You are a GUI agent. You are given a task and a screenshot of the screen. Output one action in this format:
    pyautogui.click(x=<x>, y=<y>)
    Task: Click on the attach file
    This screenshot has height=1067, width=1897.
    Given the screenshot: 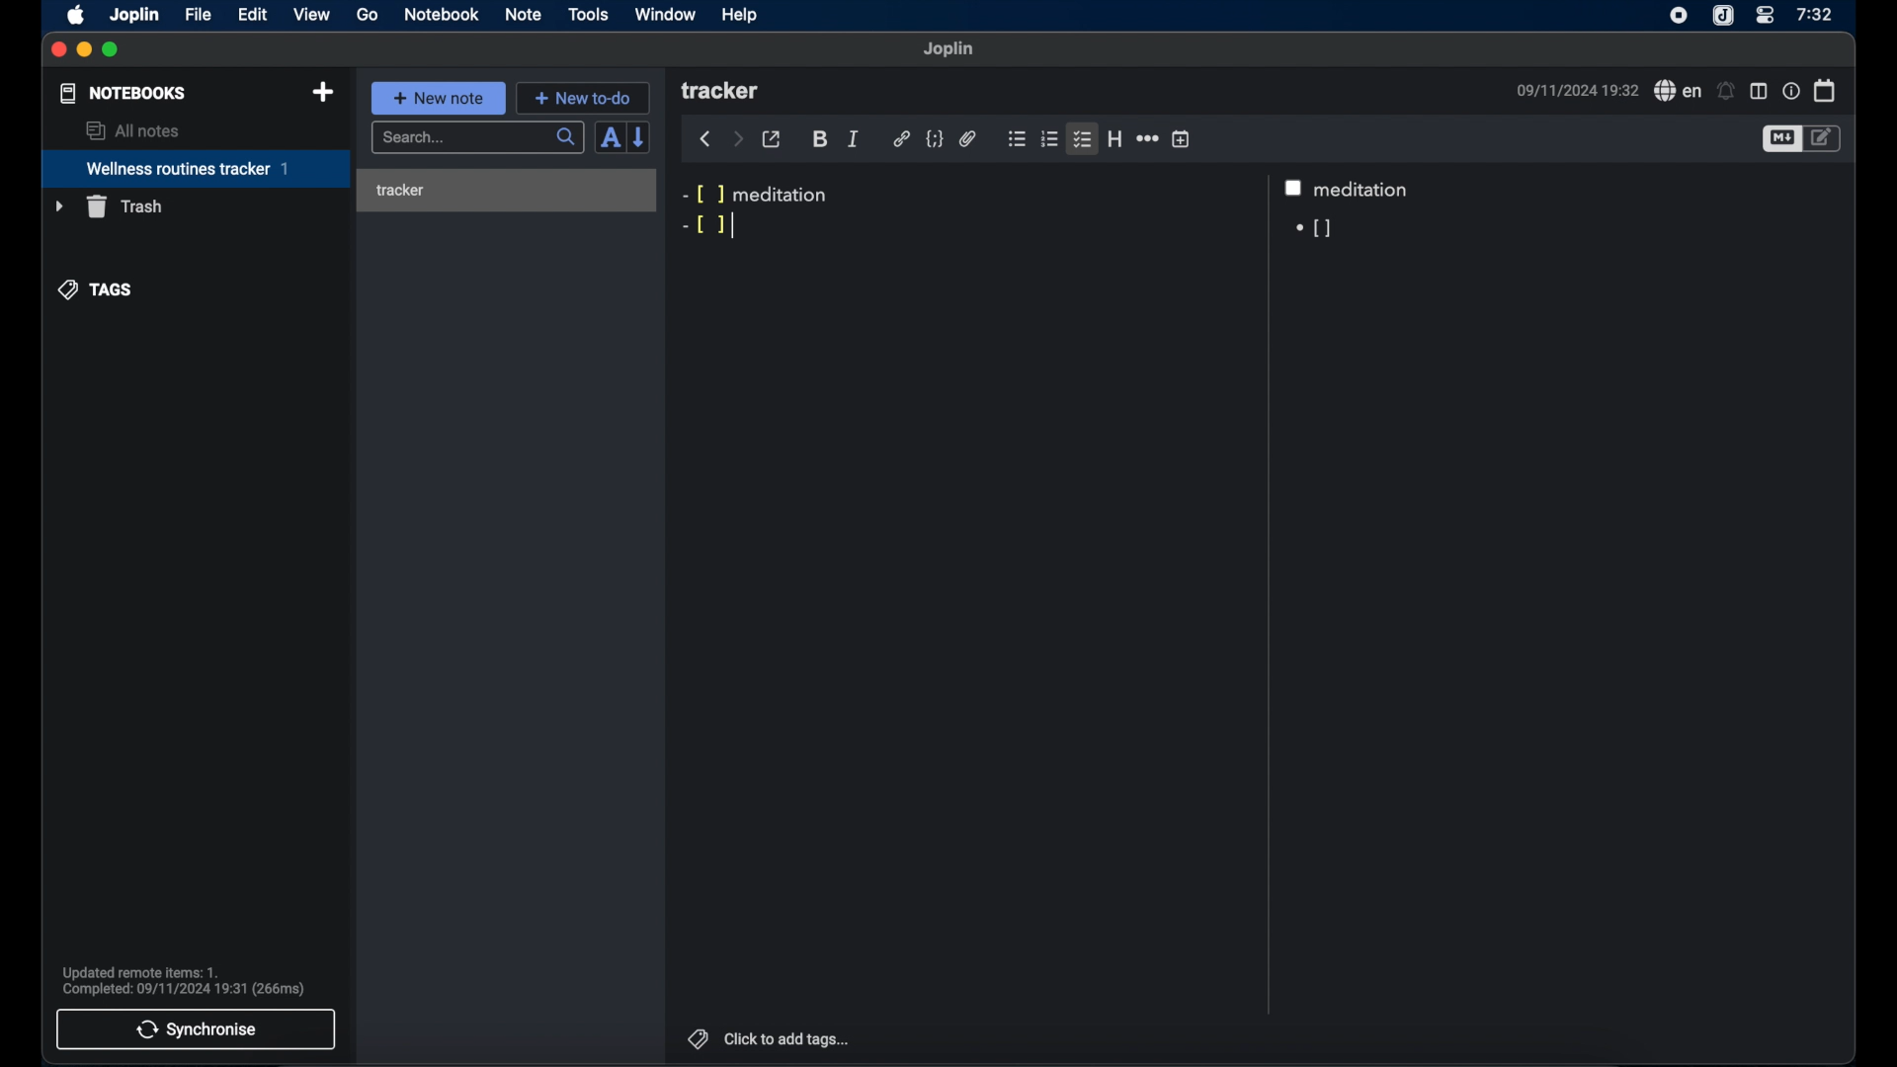 What is the action you would take?
    pyautogui.click(x=968, y=140)
    